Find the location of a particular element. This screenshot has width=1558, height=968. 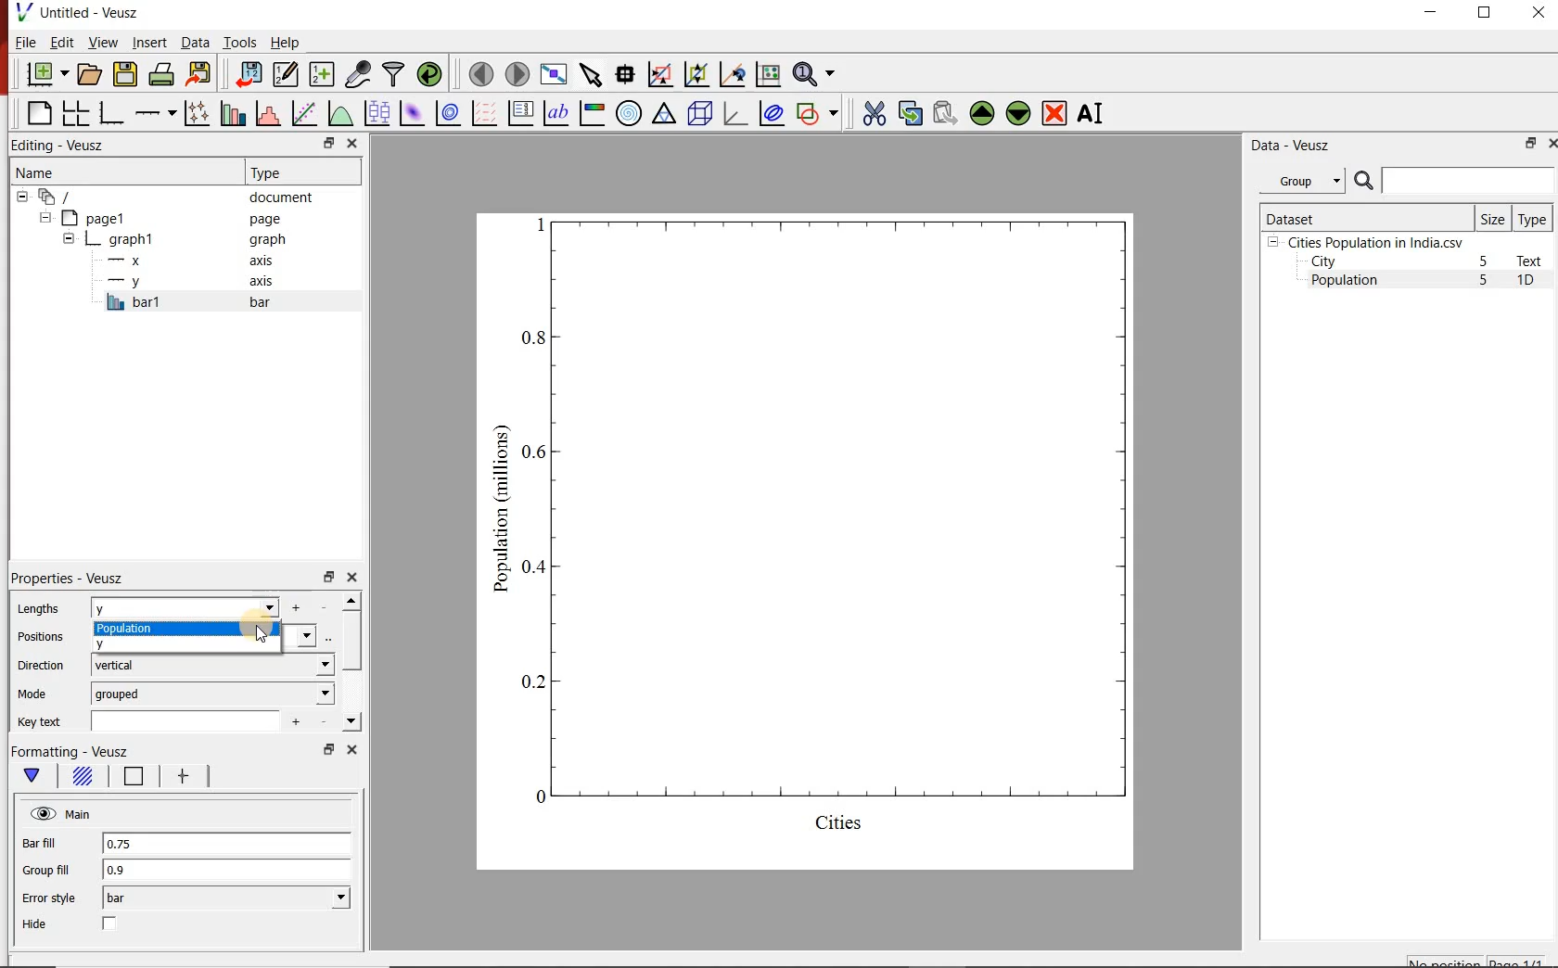

y is located at coordinates (211, 607).